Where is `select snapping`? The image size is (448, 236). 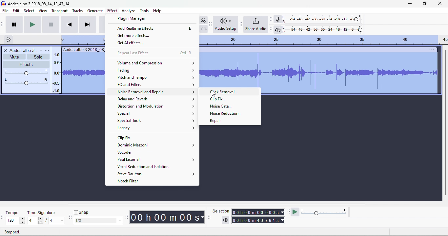 select snapping is located at coordinates (98, 220).